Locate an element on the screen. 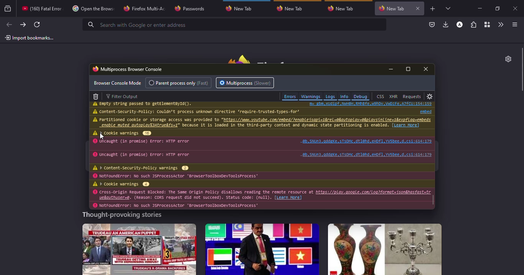 Image resolution: width=524 pixels, height=275 pixels. search is located at coordinates (137, 25).